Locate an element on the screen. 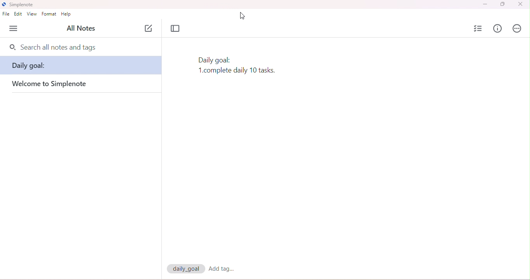  cursor movement is located at coordinates (242, 15).